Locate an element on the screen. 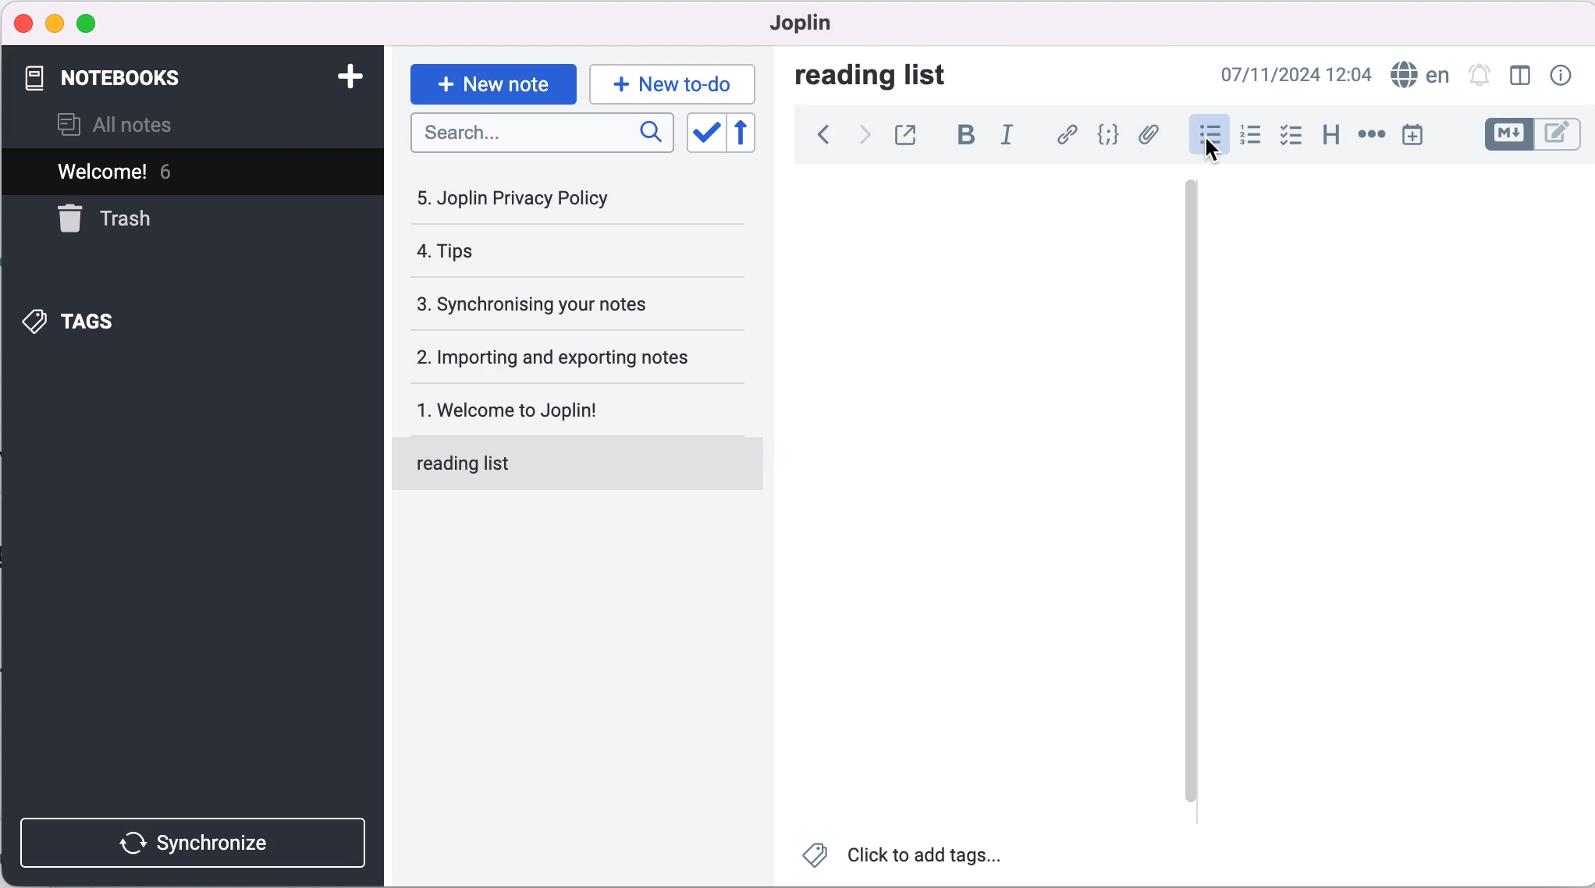 The width and height of the screenshot is (1595, 888). cursor is located at coordinates (1214, 148).